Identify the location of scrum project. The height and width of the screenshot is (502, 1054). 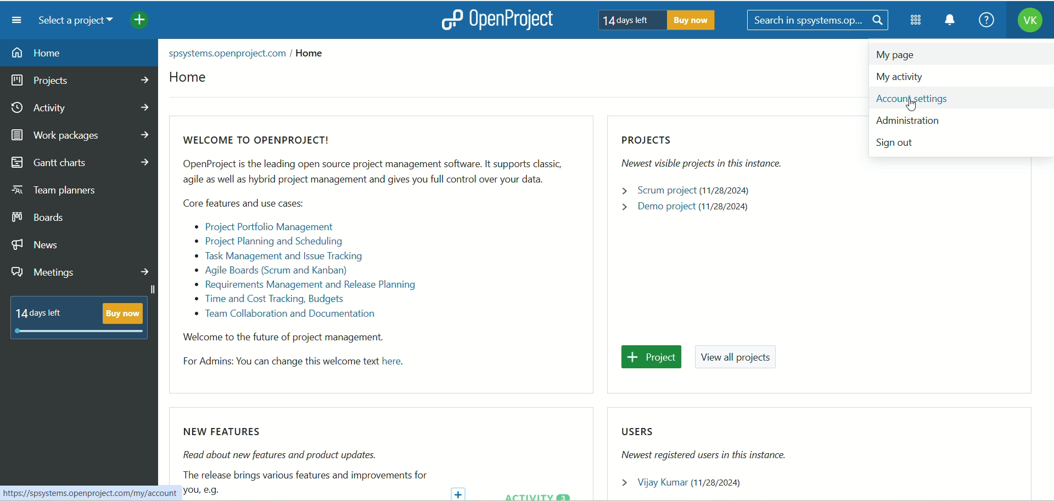
(697, 190).